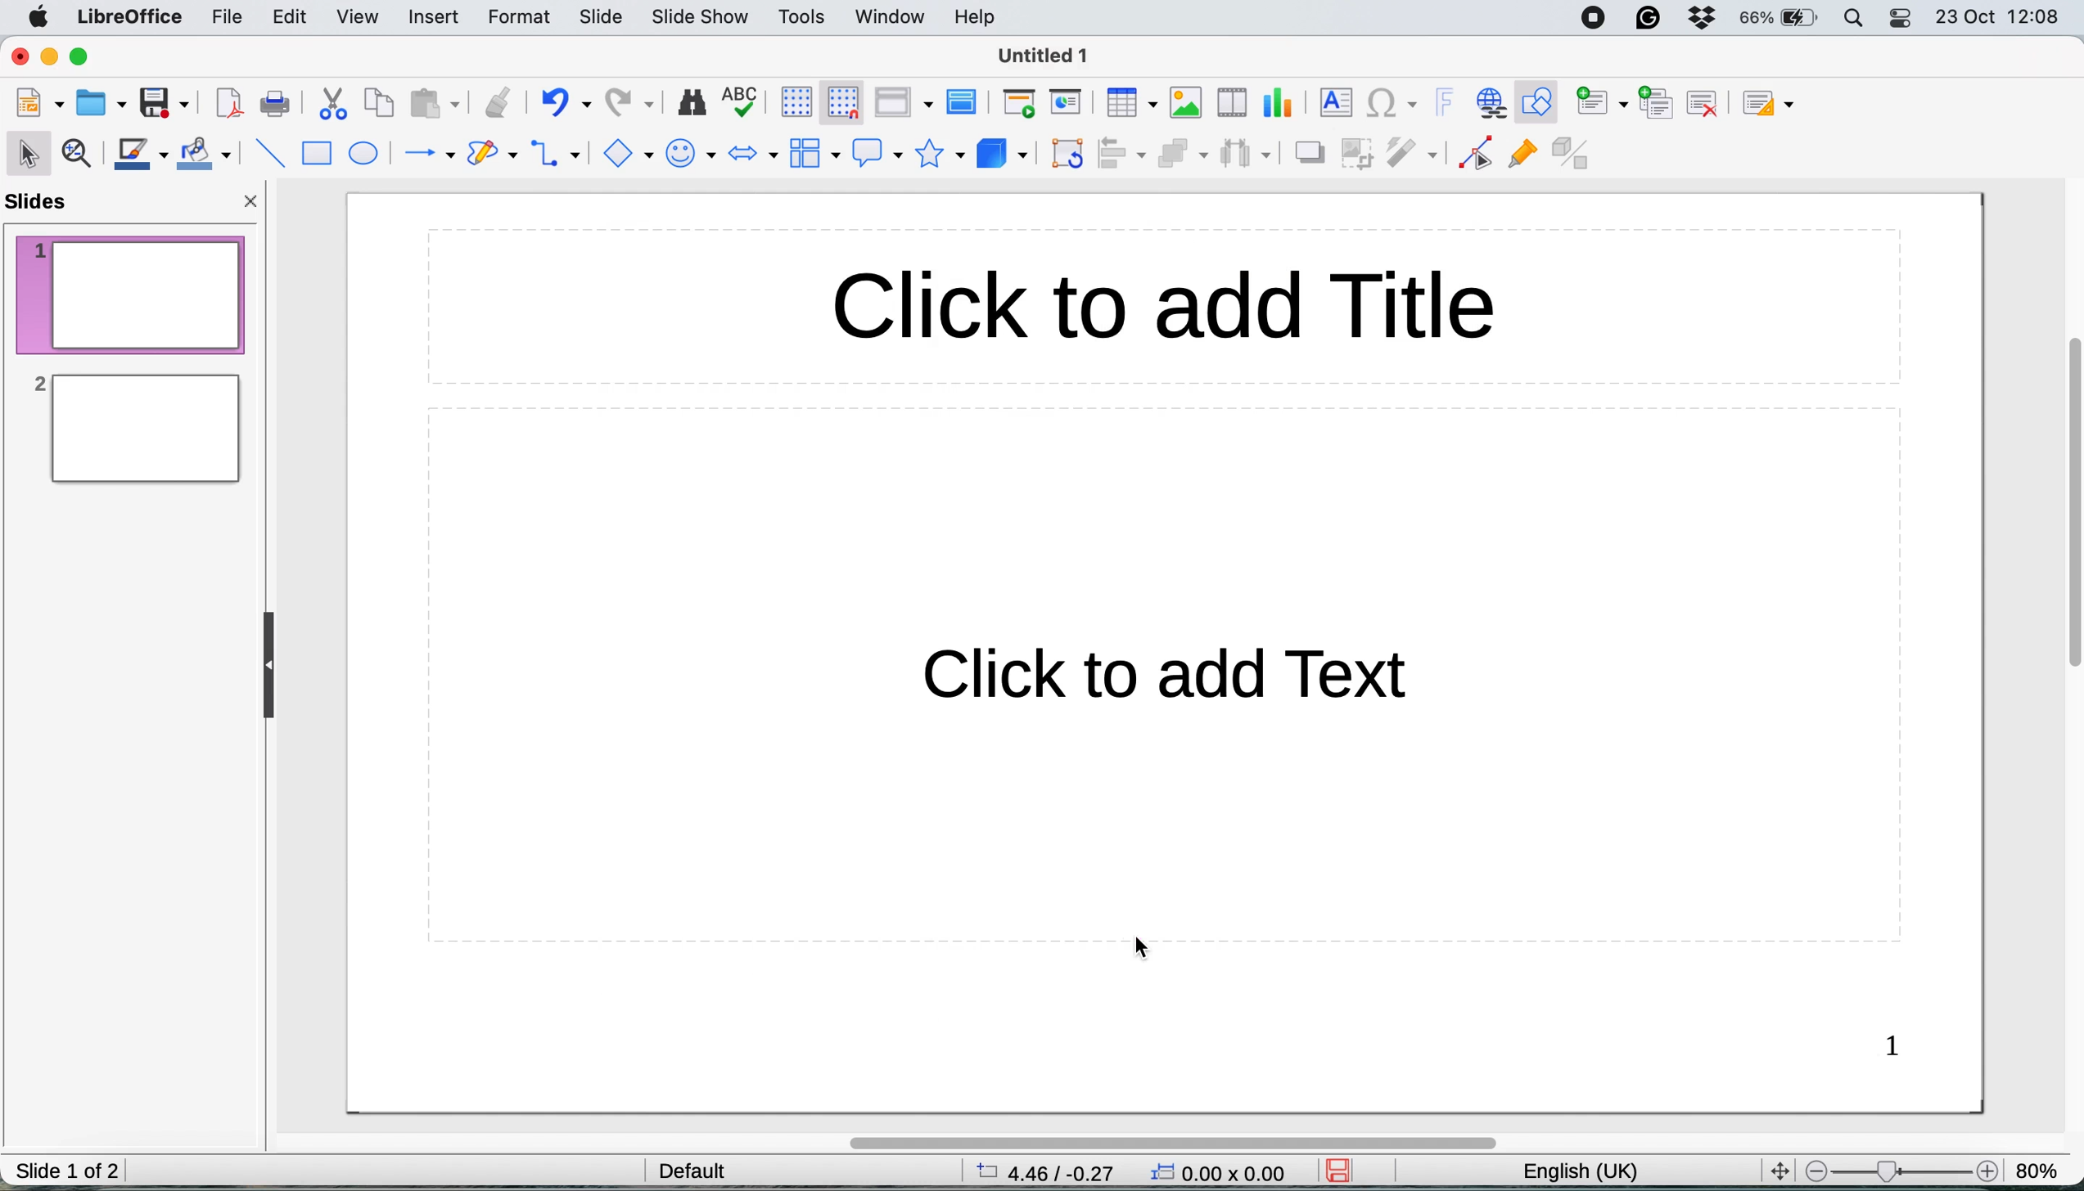 Image resolution: width=2084 pixels, height=1191 pixels. Describe the element at coordinates (937, 154) in the screenshot. I see `stars and banners` at that location.